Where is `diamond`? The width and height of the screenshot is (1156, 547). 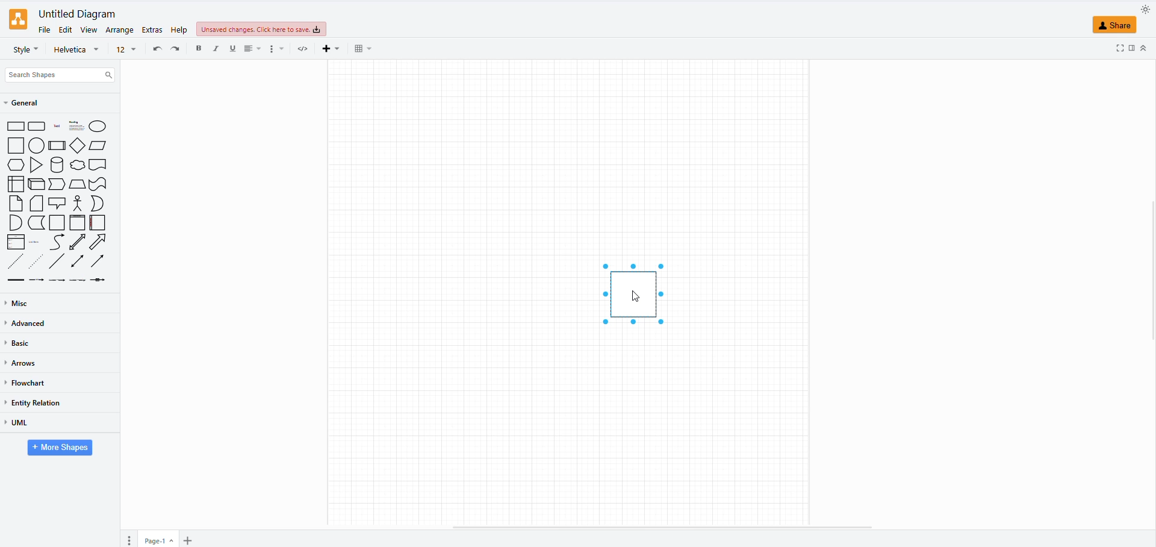 diamond is located at coordinates (78, 145).